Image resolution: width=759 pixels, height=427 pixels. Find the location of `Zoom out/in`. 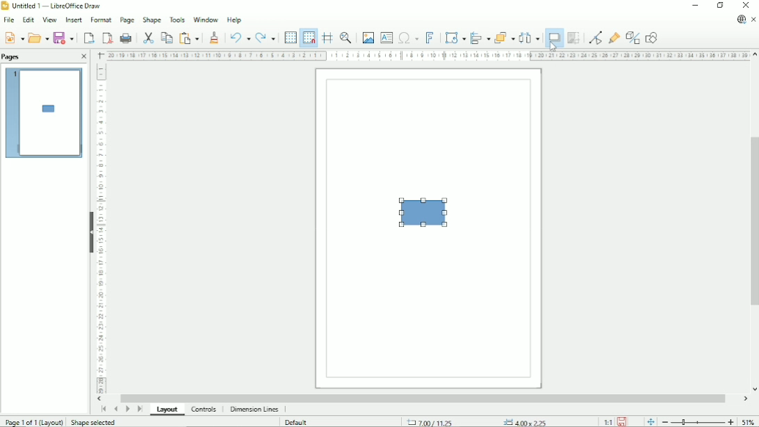

Zoom out/in is located at coordinates (698, 420).